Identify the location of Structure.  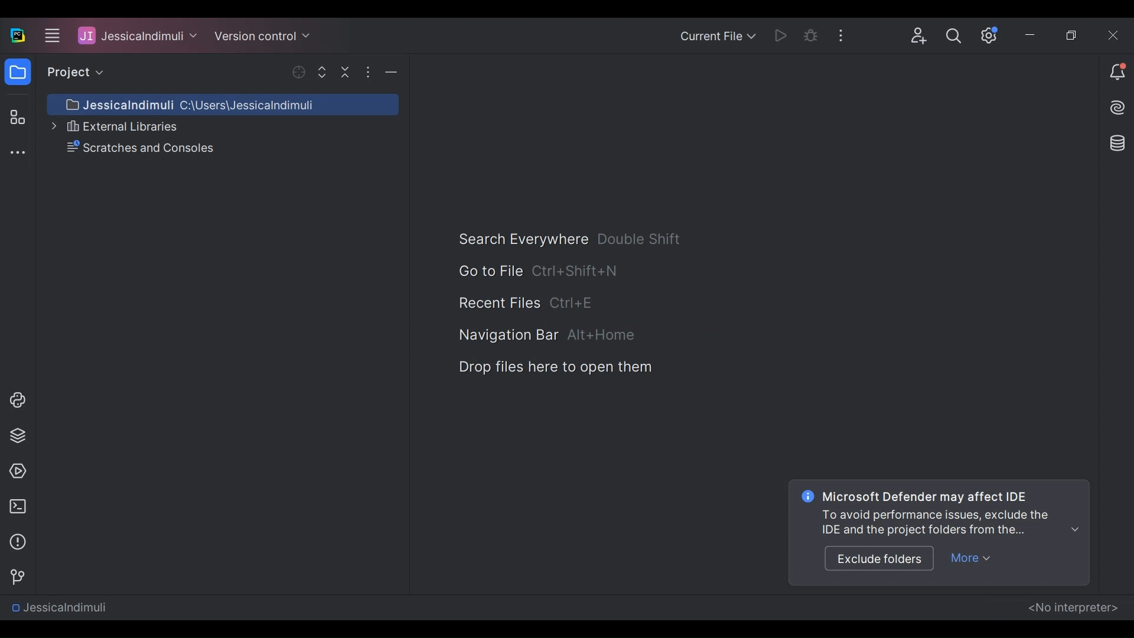
(15, 117).